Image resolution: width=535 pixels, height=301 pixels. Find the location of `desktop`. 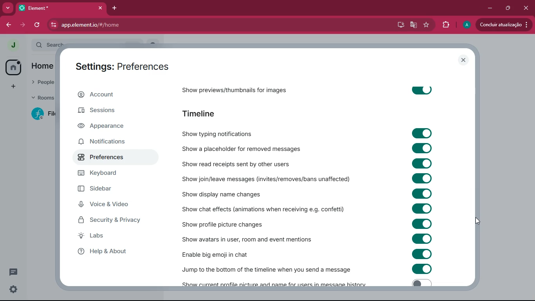

desktop is located at coordinates (400, 25).